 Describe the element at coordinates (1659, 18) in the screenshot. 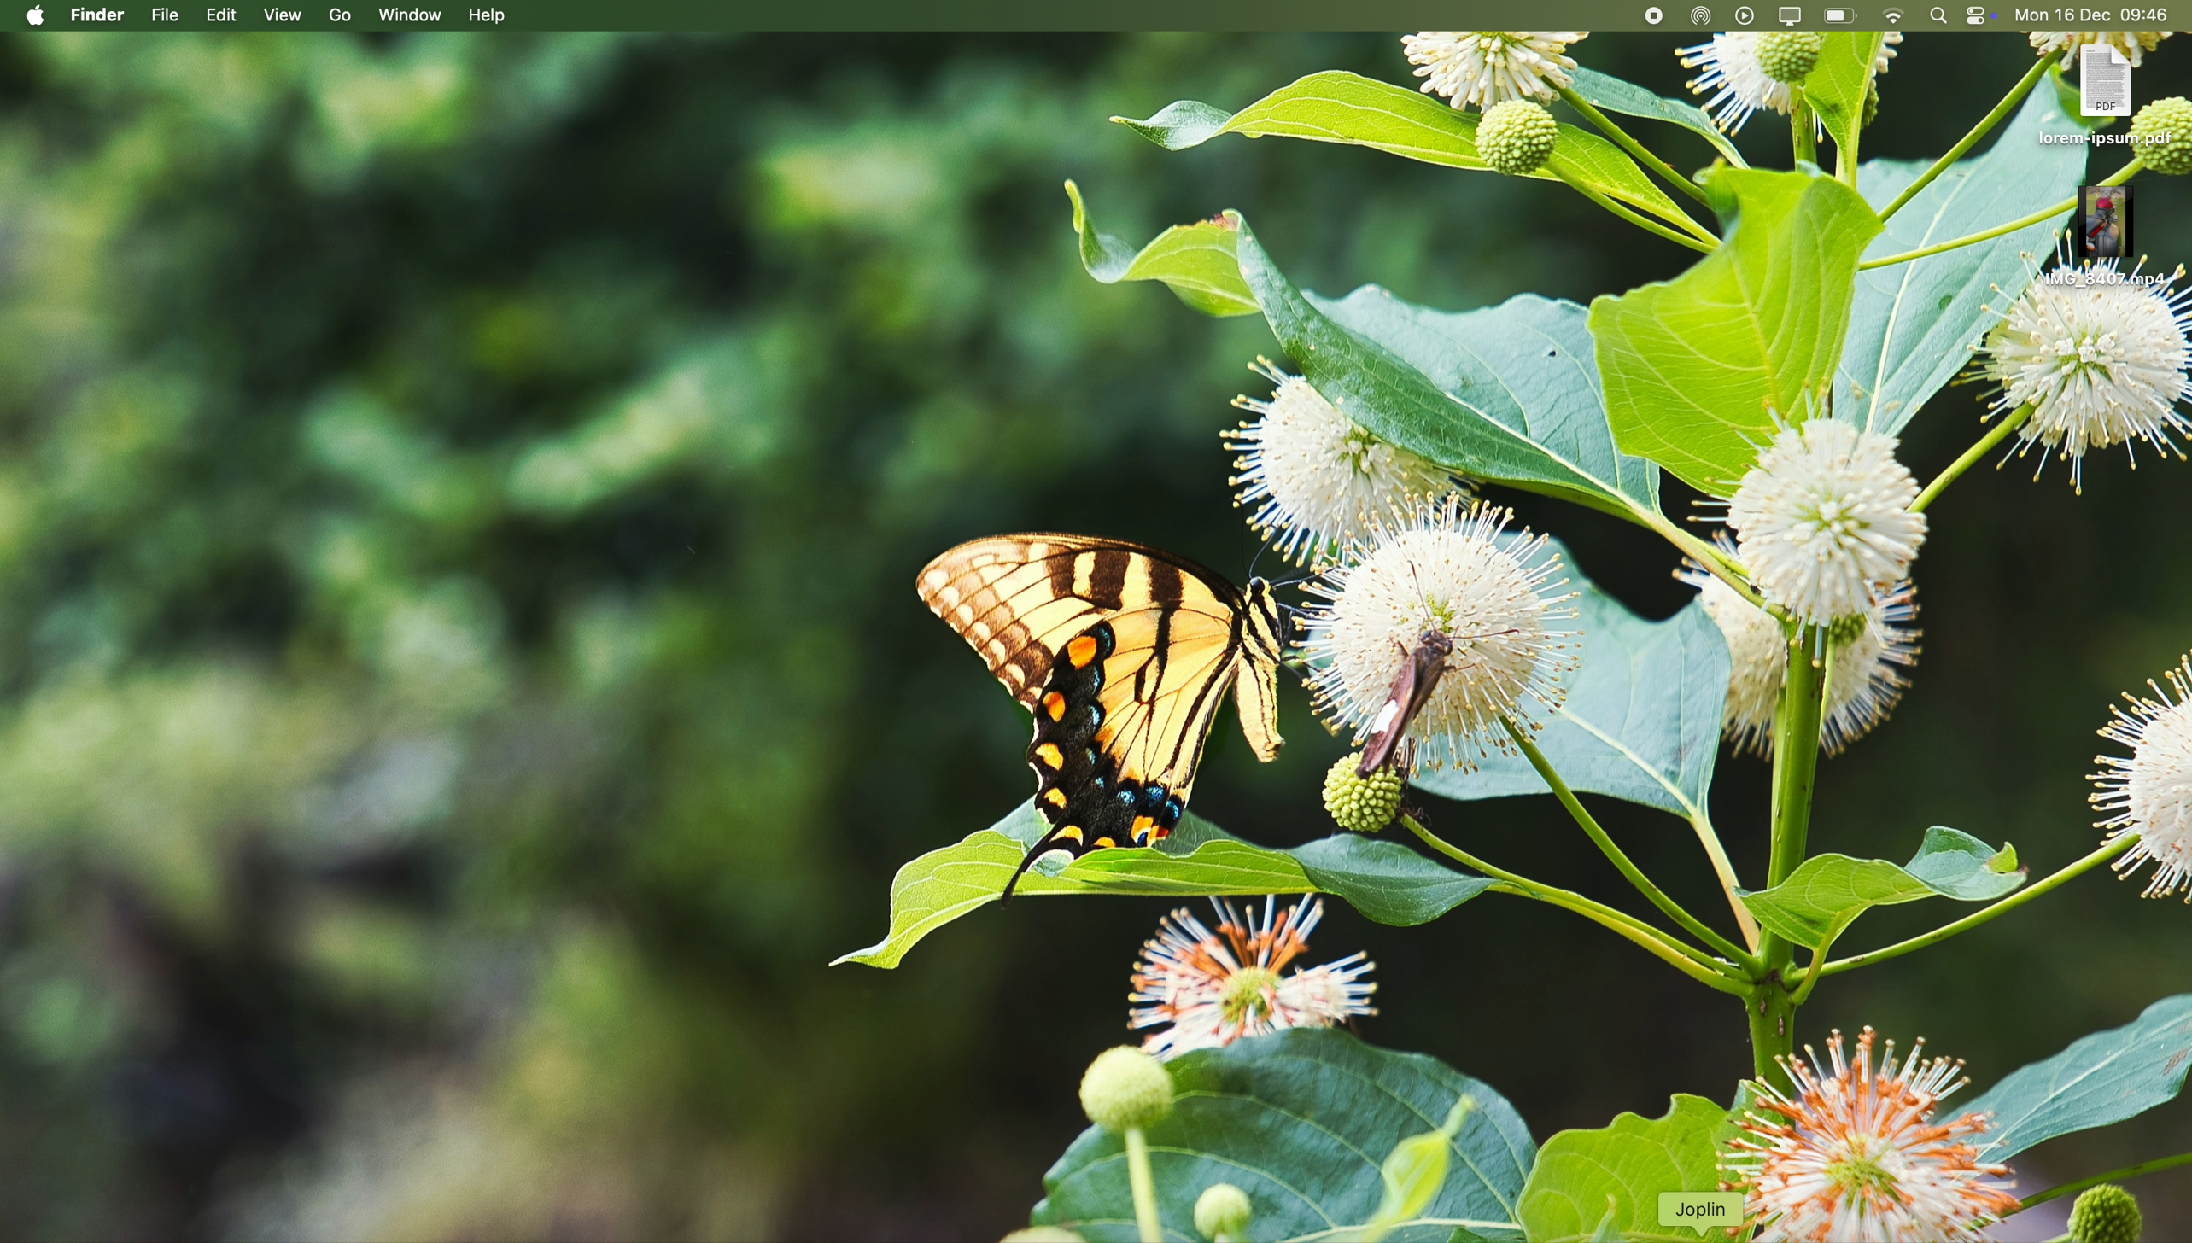

I see `Joplin app` at that location.